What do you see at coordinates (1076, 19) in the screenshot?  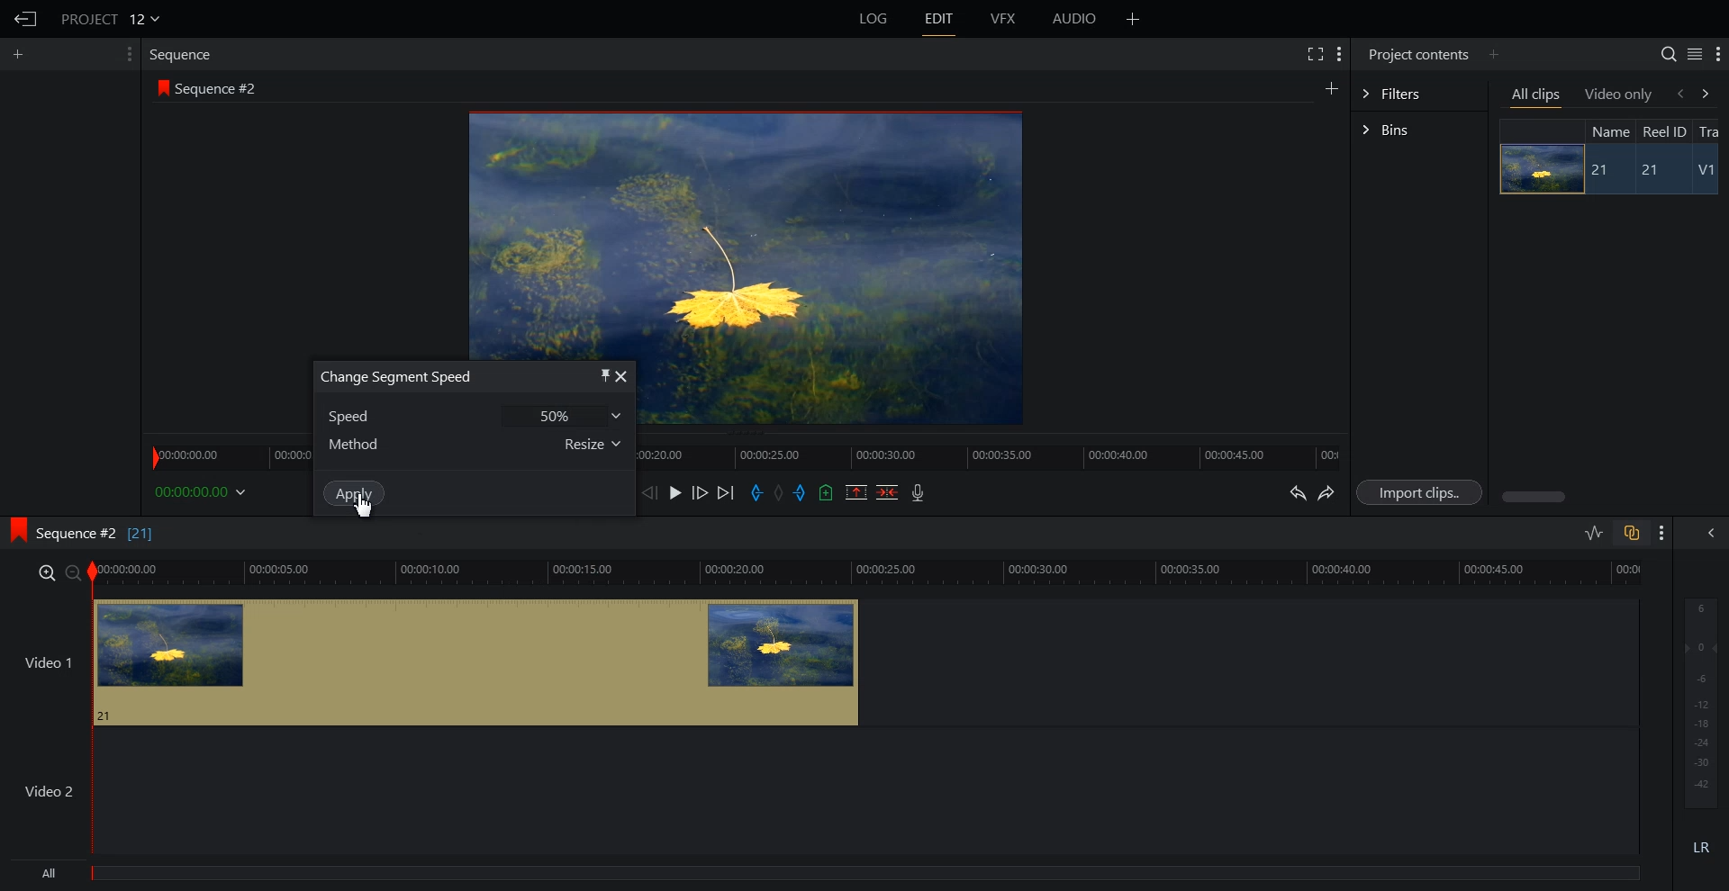 I see `AUDIO` at bounding box center [1076, 19].